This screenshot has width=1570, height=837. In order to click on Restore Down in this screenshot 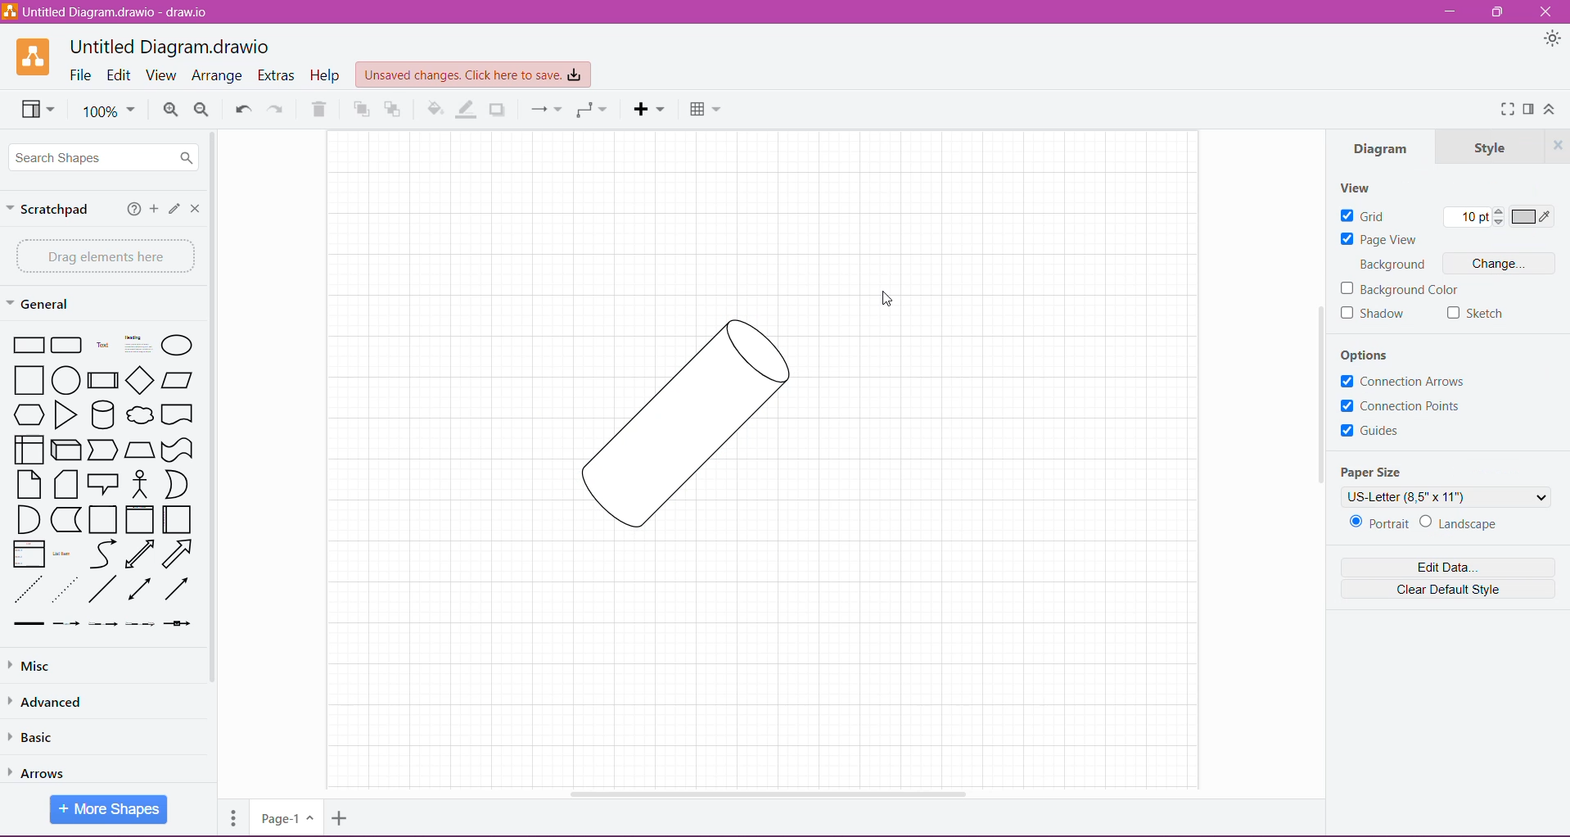, I will do `click(1498, 12)`.